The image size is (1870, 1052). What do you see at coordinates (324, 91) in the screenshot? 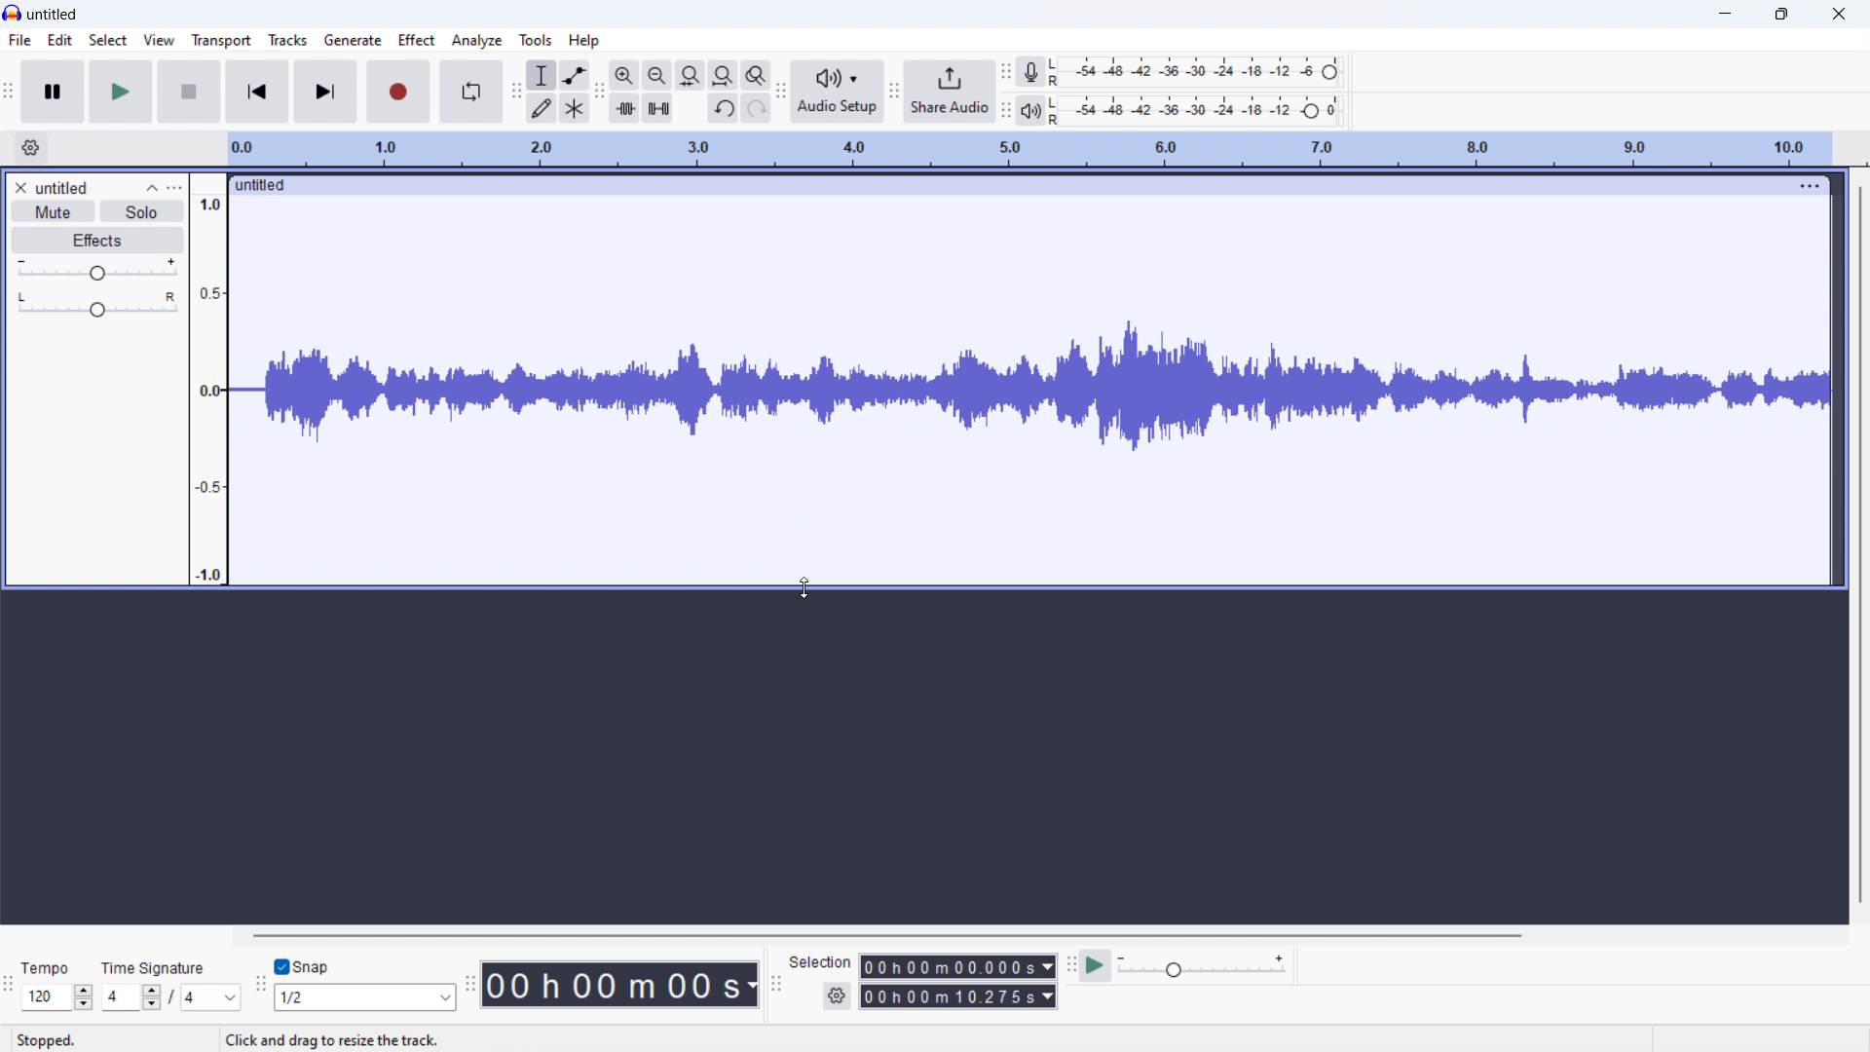
I see `skip to end` at bounding box center [324, 91].